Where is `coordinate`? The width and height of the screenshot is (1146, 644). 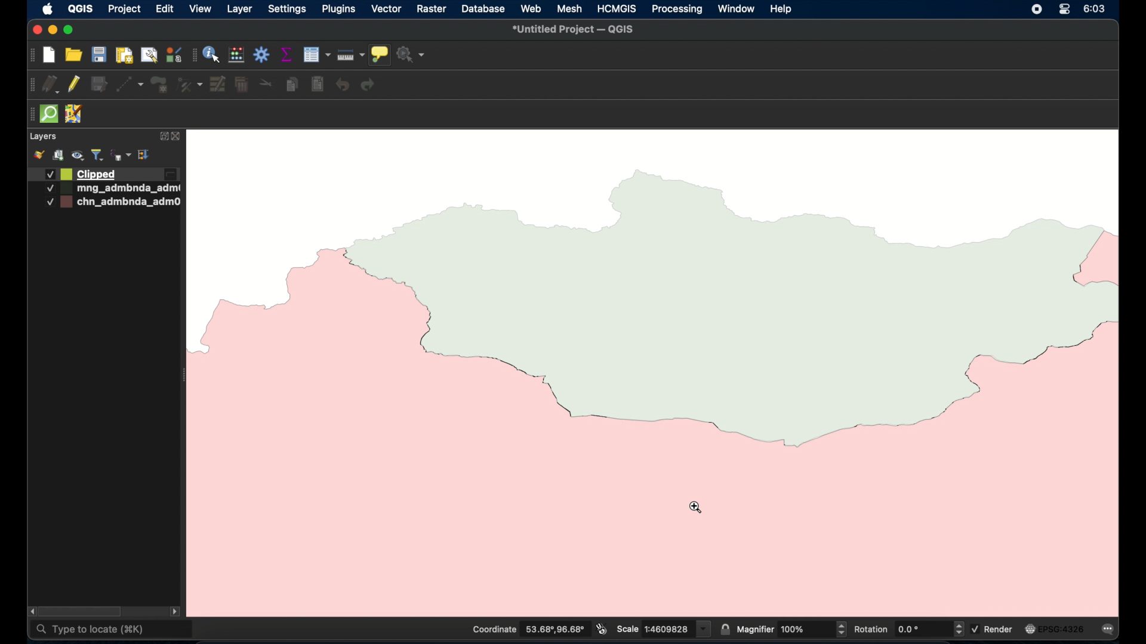 coordinate is located at coordinates (527, 629).